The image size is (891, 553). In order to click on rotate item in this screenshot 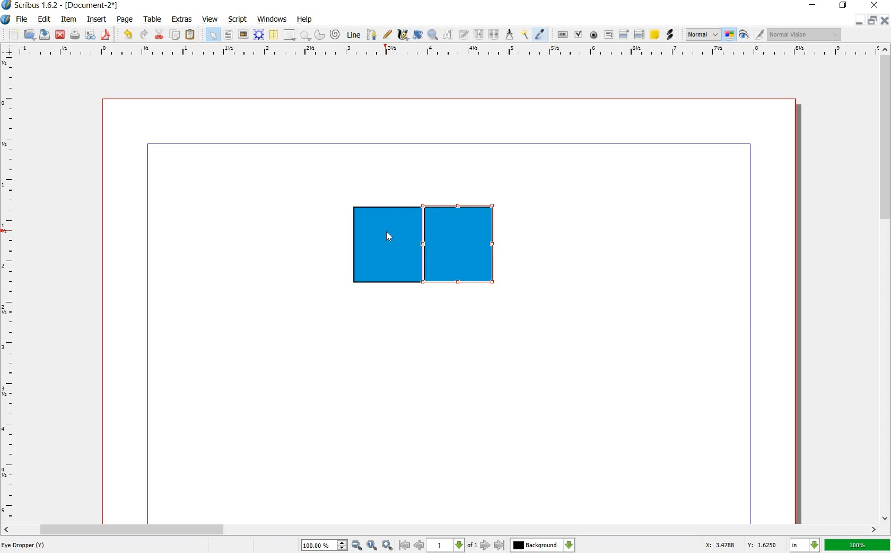, I will do `click(418, 35)`.